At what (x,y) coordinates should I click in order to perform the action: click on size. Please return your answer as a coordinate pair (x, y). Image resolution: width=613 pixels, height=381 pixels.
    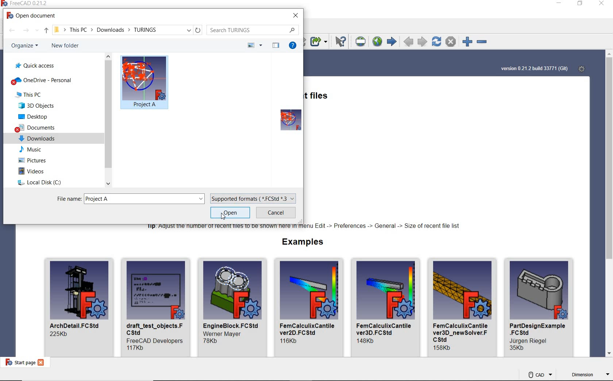
    Looking at the image, I should click on (136, 348).